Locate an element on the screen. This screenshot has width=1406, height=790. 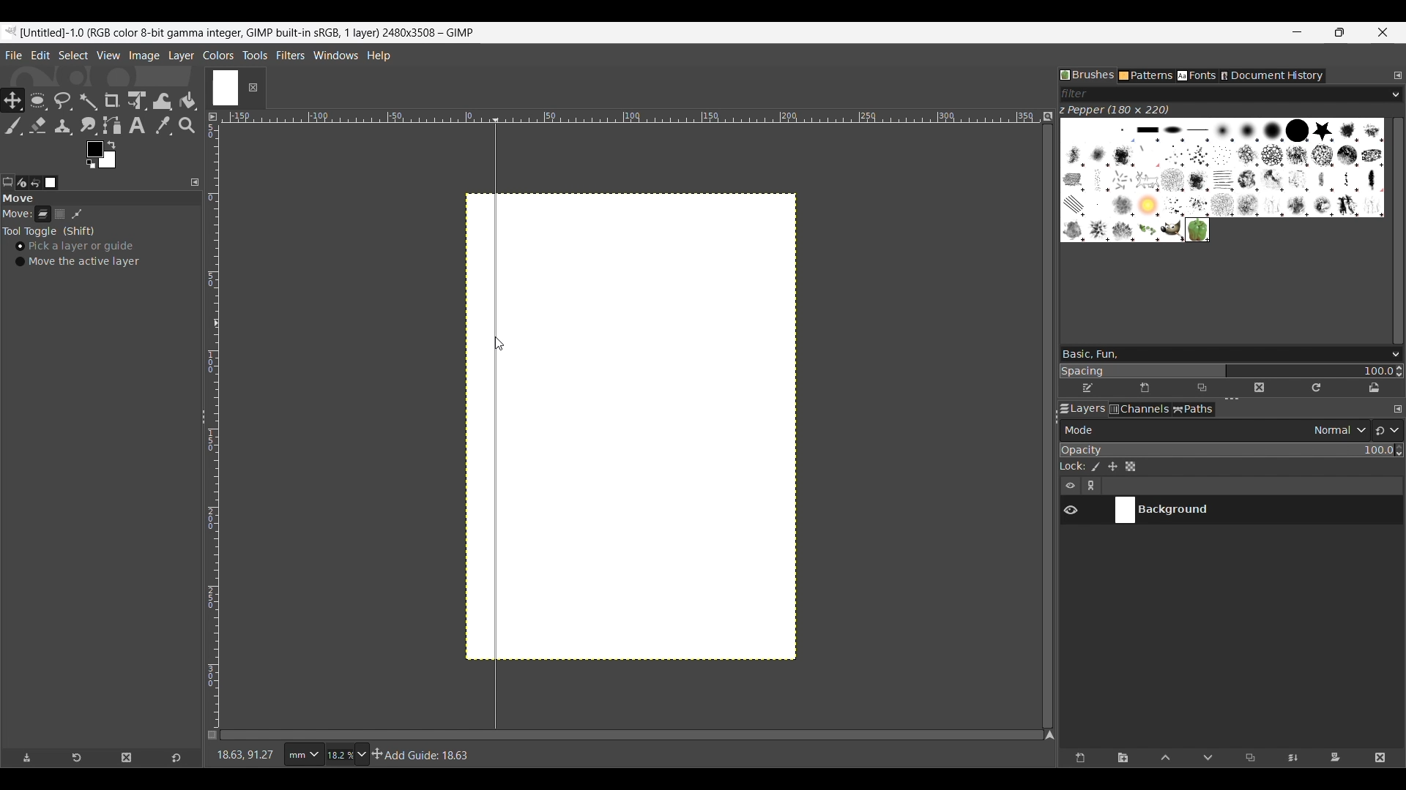
Save tool preset is located at coordinates (27, 758).